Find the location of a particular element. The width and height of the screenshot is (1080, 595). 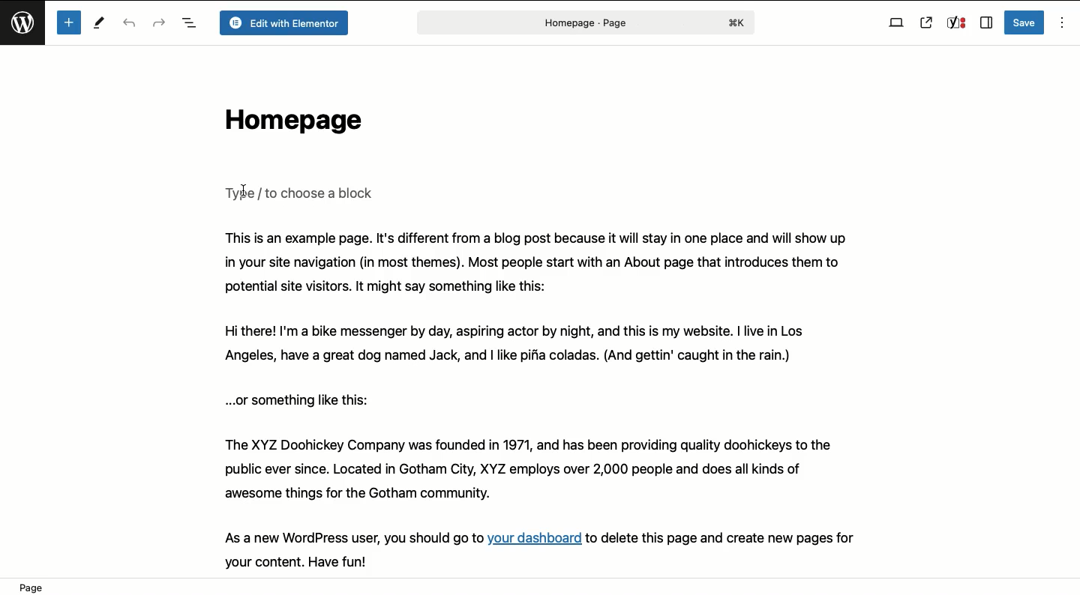

Page is located at coordinates (583, 22).